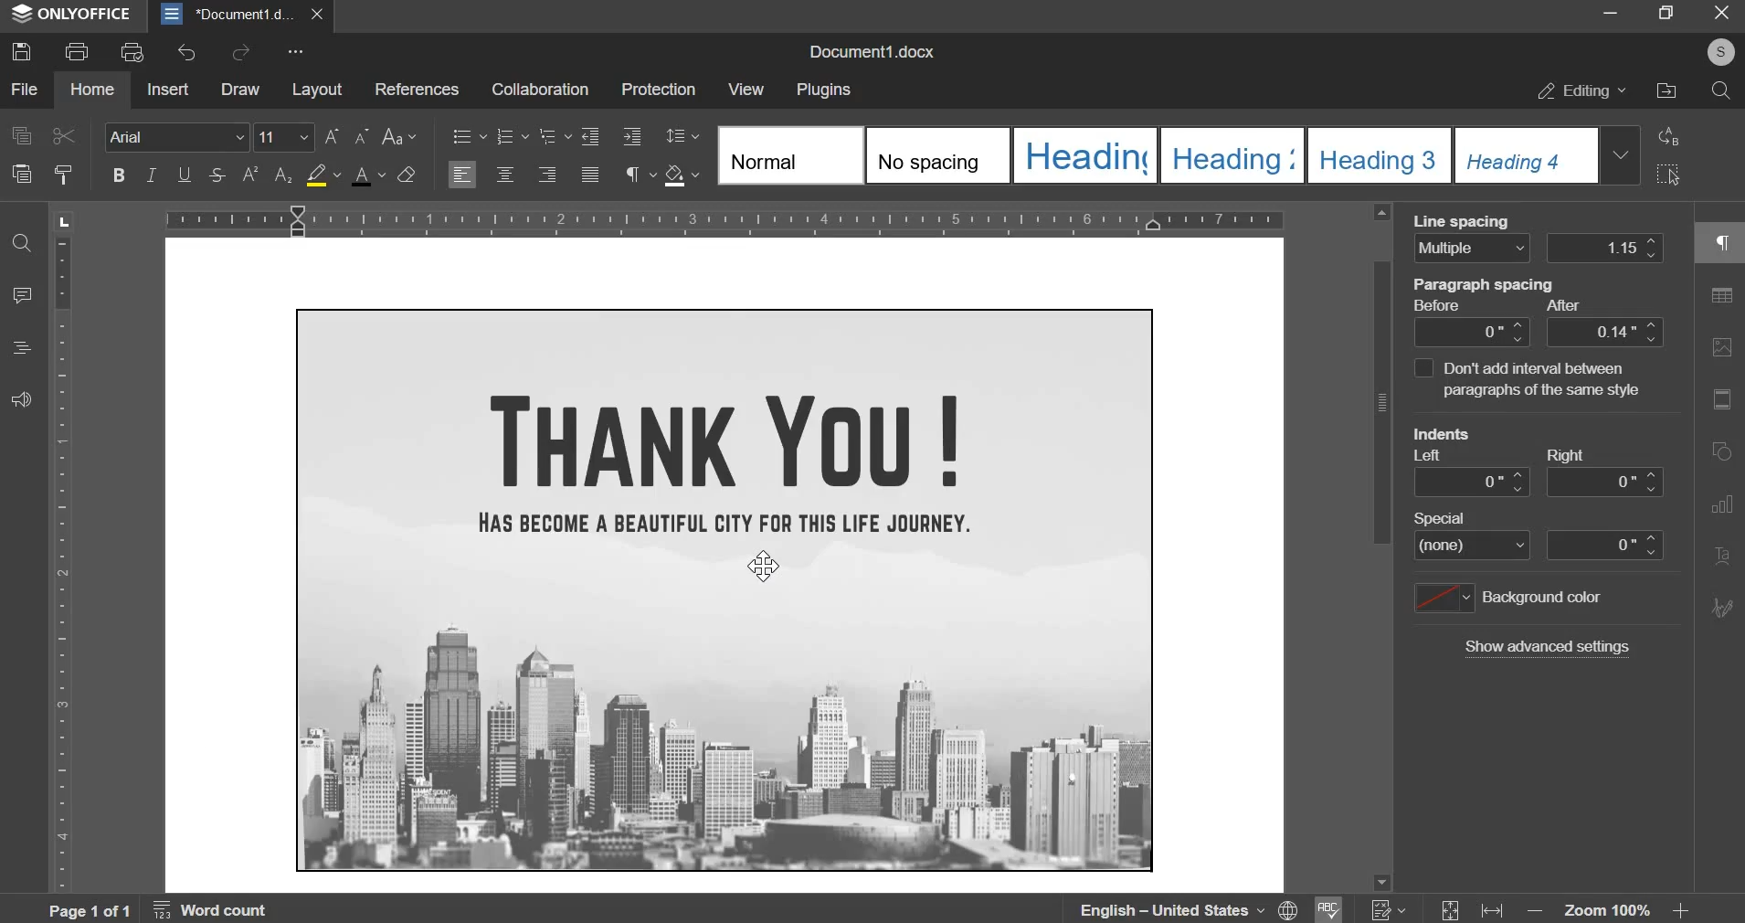  What do you see at coordinates (1718, 244) in the screenshot?
I see `Paragraph settings` at bounding box center [1718, 244].